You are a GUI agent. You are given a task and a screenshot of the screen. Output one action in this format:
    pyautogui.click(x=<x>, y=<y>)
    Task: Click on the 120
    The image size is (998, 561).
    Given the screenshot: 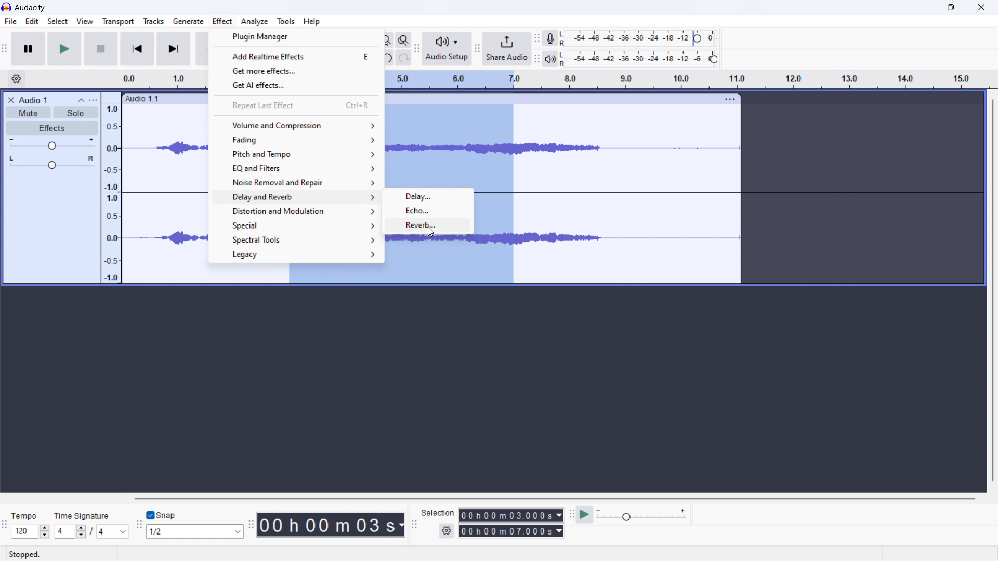 What is the action you would take?
    pyautogui.click(x=31, y=531)
    